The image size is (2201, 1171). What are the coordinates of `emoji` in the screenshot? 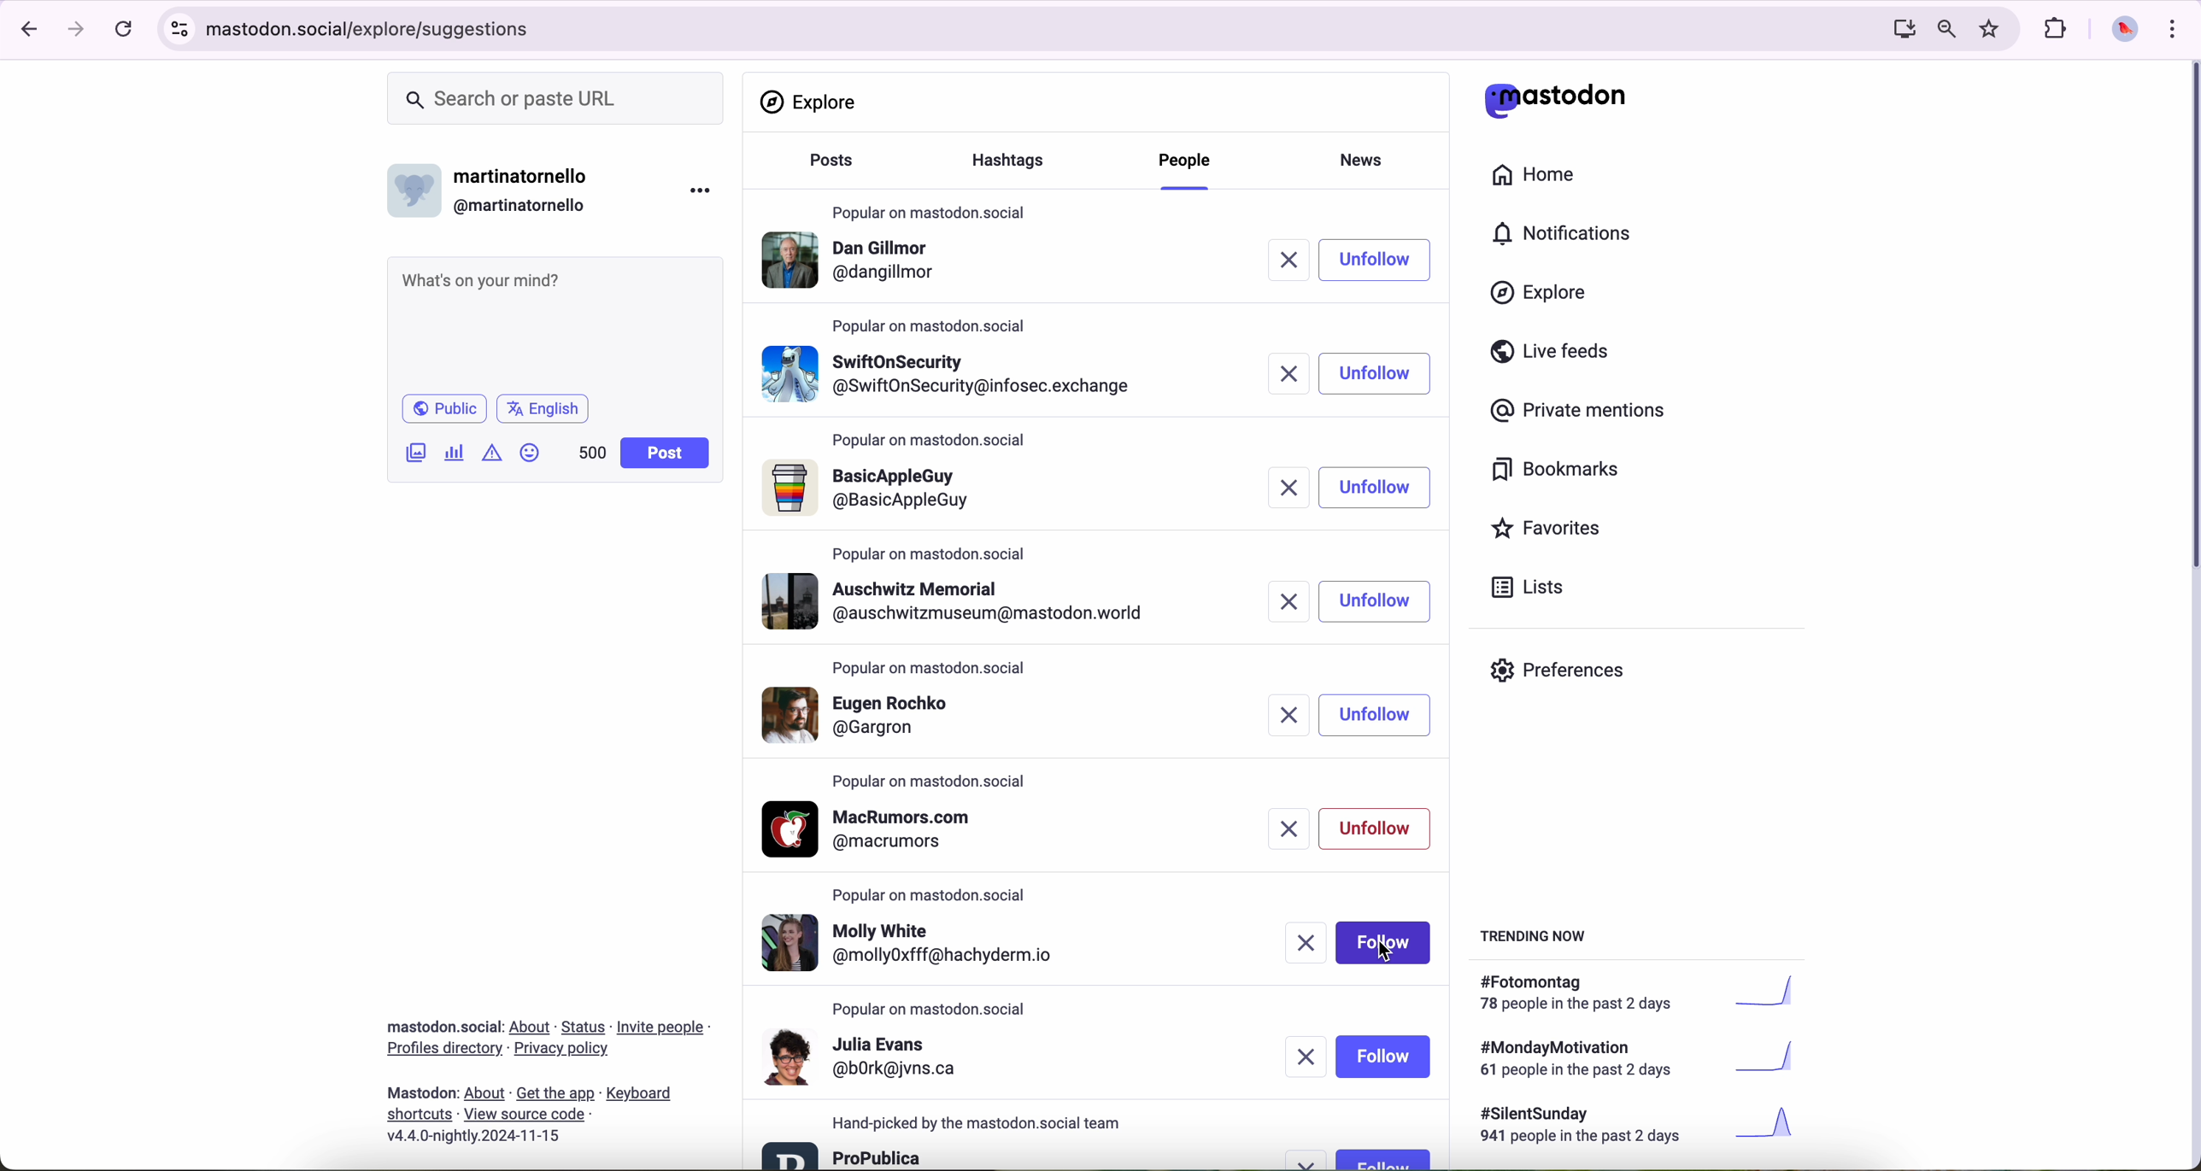 It's located at (531, 452).